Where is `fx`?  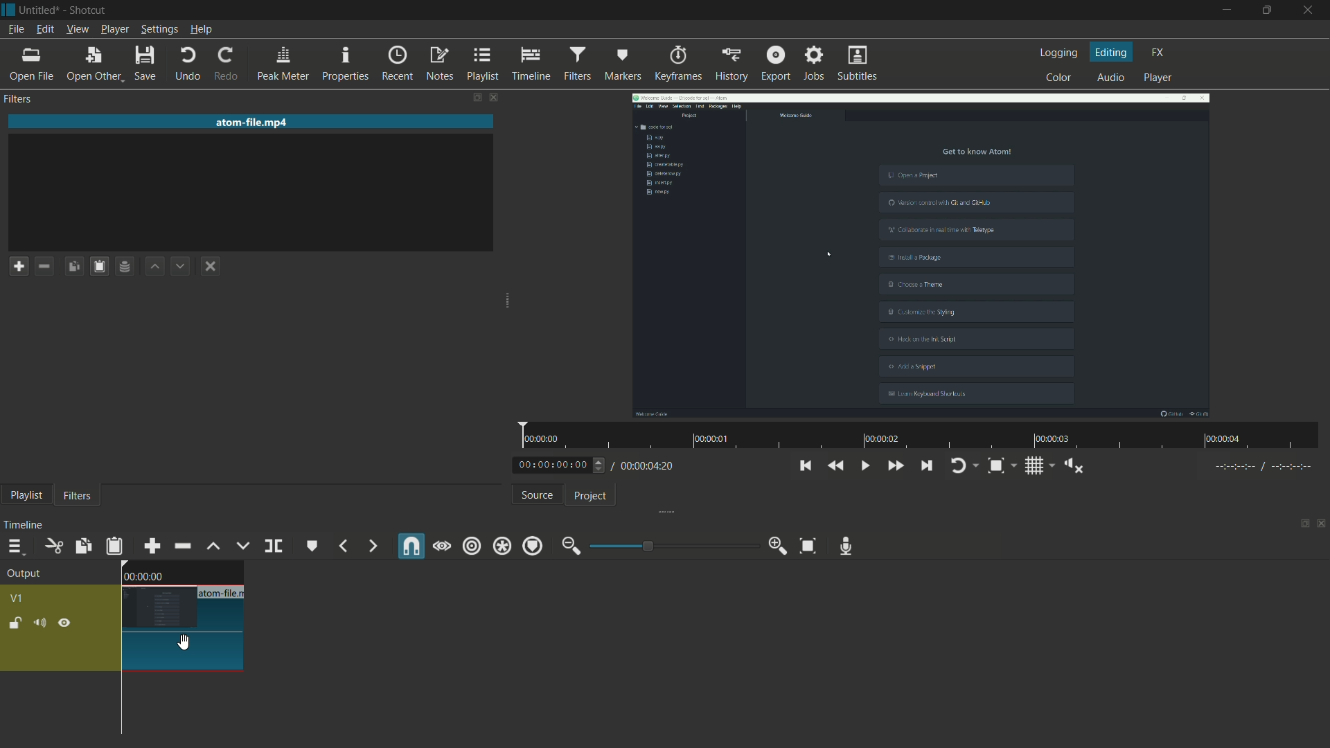
fx is located at coordinates (1158, 53).